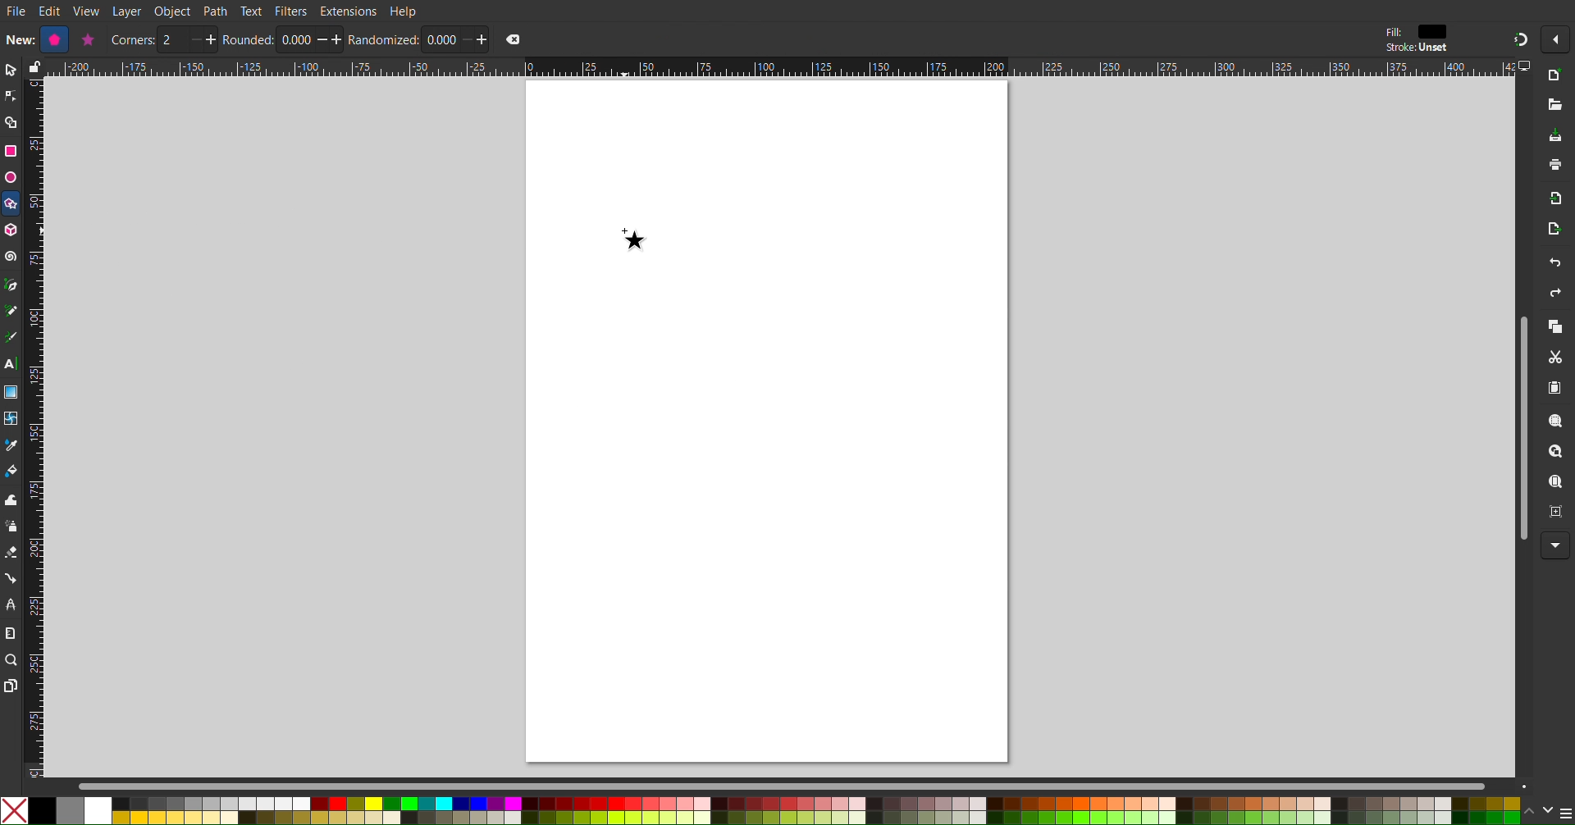  I want to click on New, so click(18, 39).